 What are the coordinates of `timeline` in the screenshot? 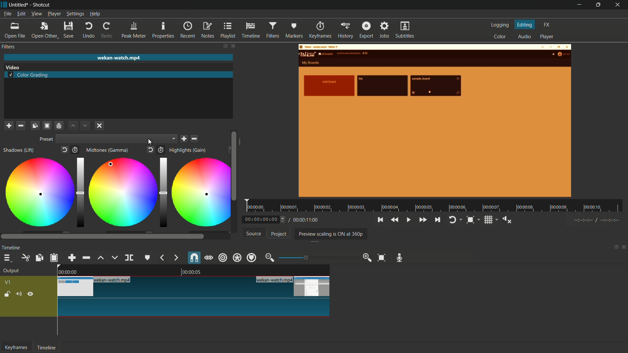 It's located at (251, 30).